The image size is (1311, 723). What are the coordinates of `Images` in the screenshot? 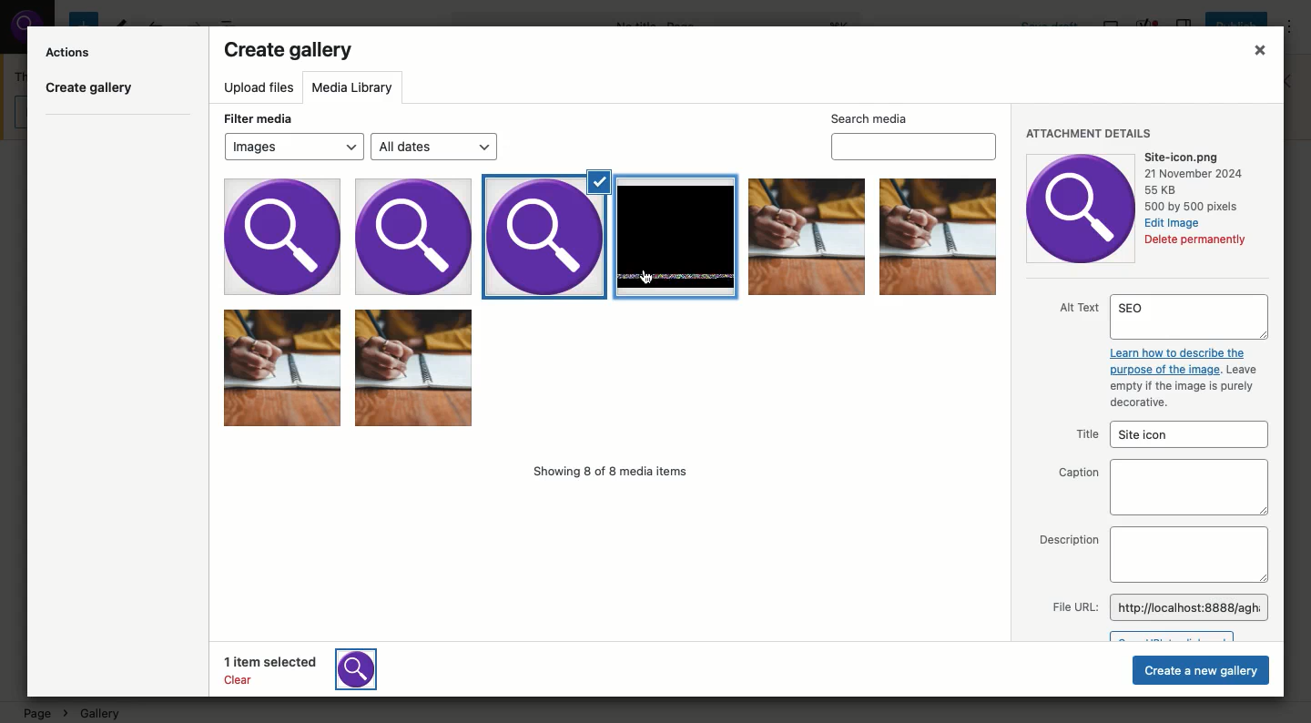 It's located at (805, 238).